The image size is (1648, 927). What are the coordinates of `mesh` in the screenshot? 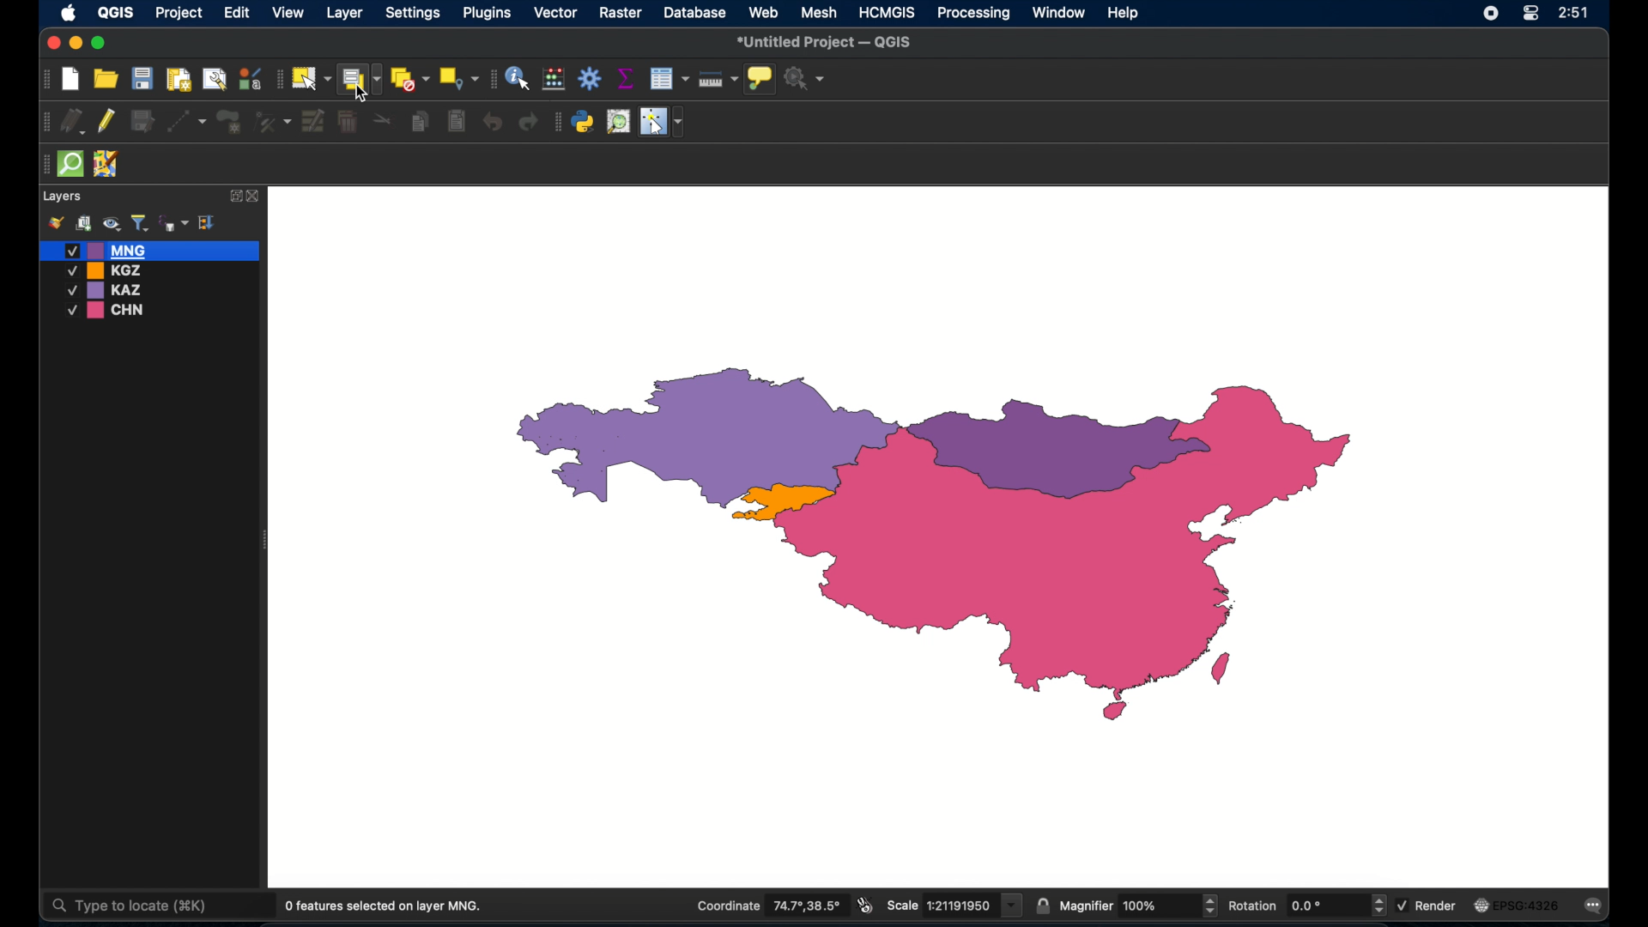 It's located at (821, 13).